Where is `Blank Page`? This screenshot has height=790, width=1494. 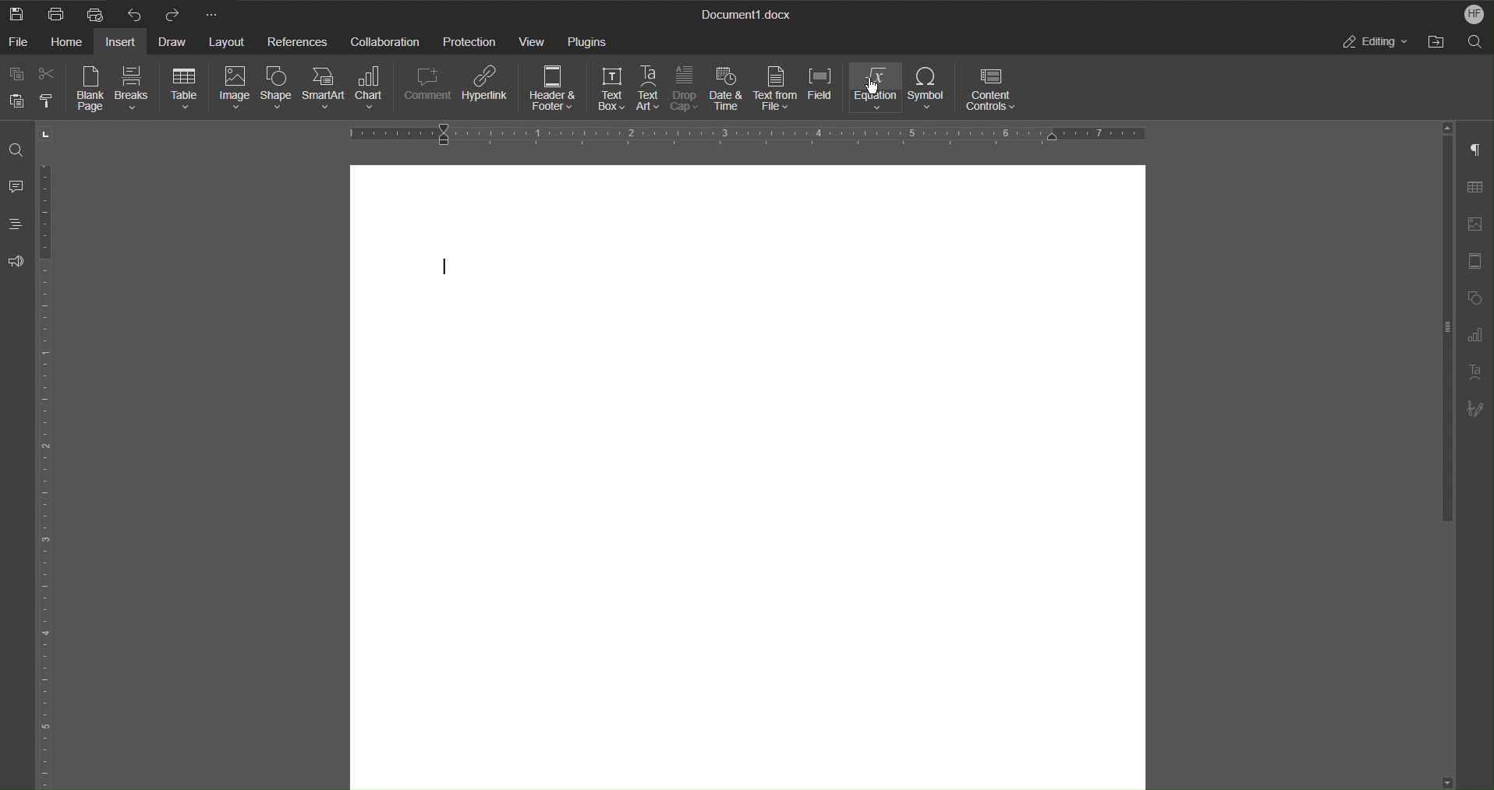 Blank Page is located at coordinates (90, 89).